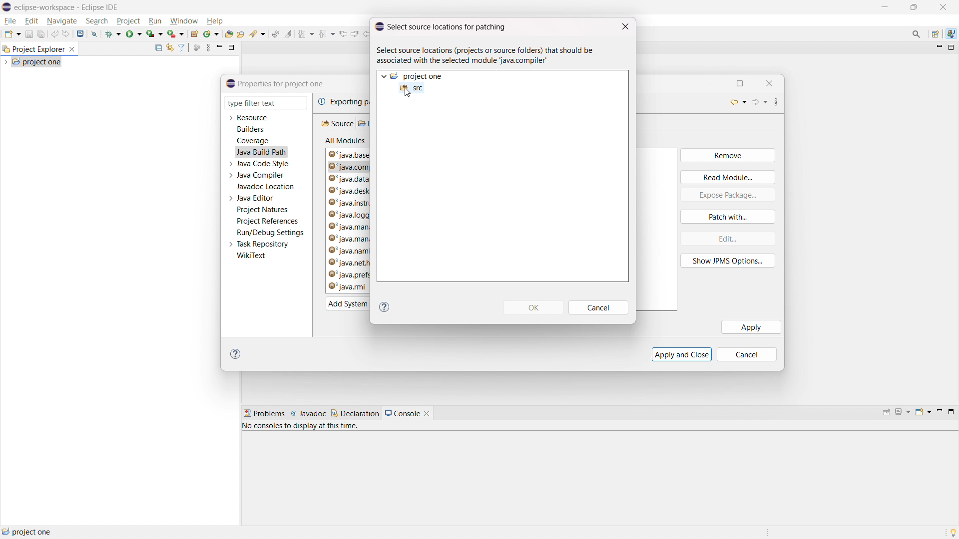 The image size is (959, 539). Describe the element at coordinates (37, 61) in the screenshot. I see `project one` at that location.